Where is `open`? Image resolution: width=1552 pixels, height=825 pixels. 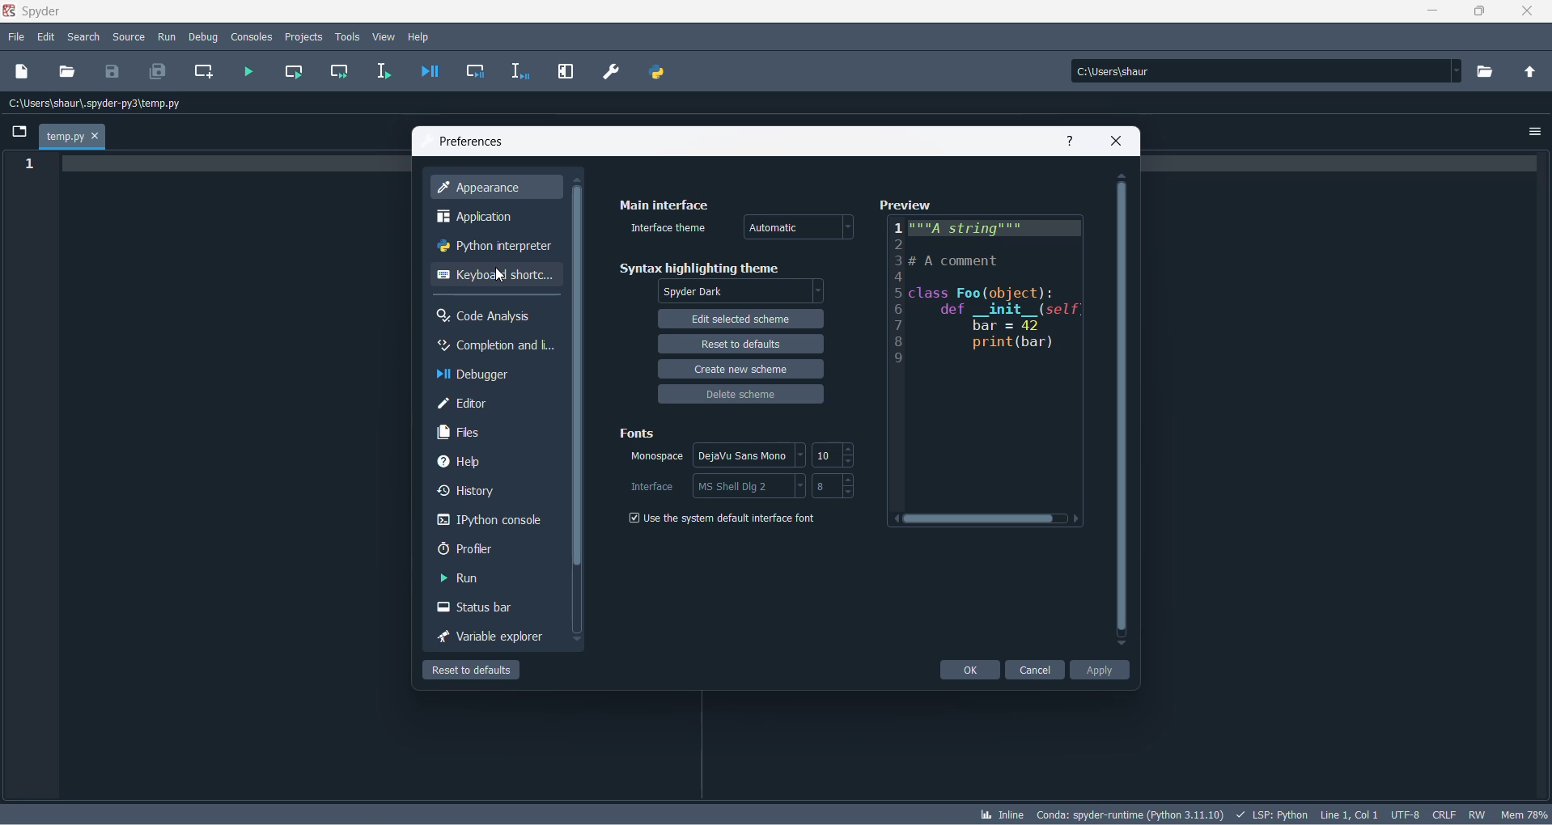
open is located at coordinates (67, 70).